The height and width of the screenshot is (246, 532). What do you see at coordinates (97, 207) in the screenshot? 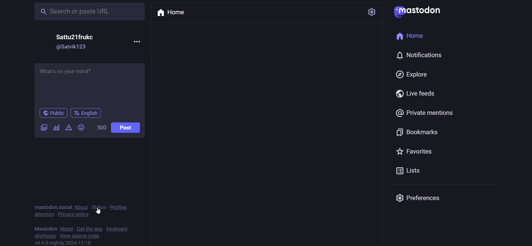
I see `status` at bounding box center [97, 207].